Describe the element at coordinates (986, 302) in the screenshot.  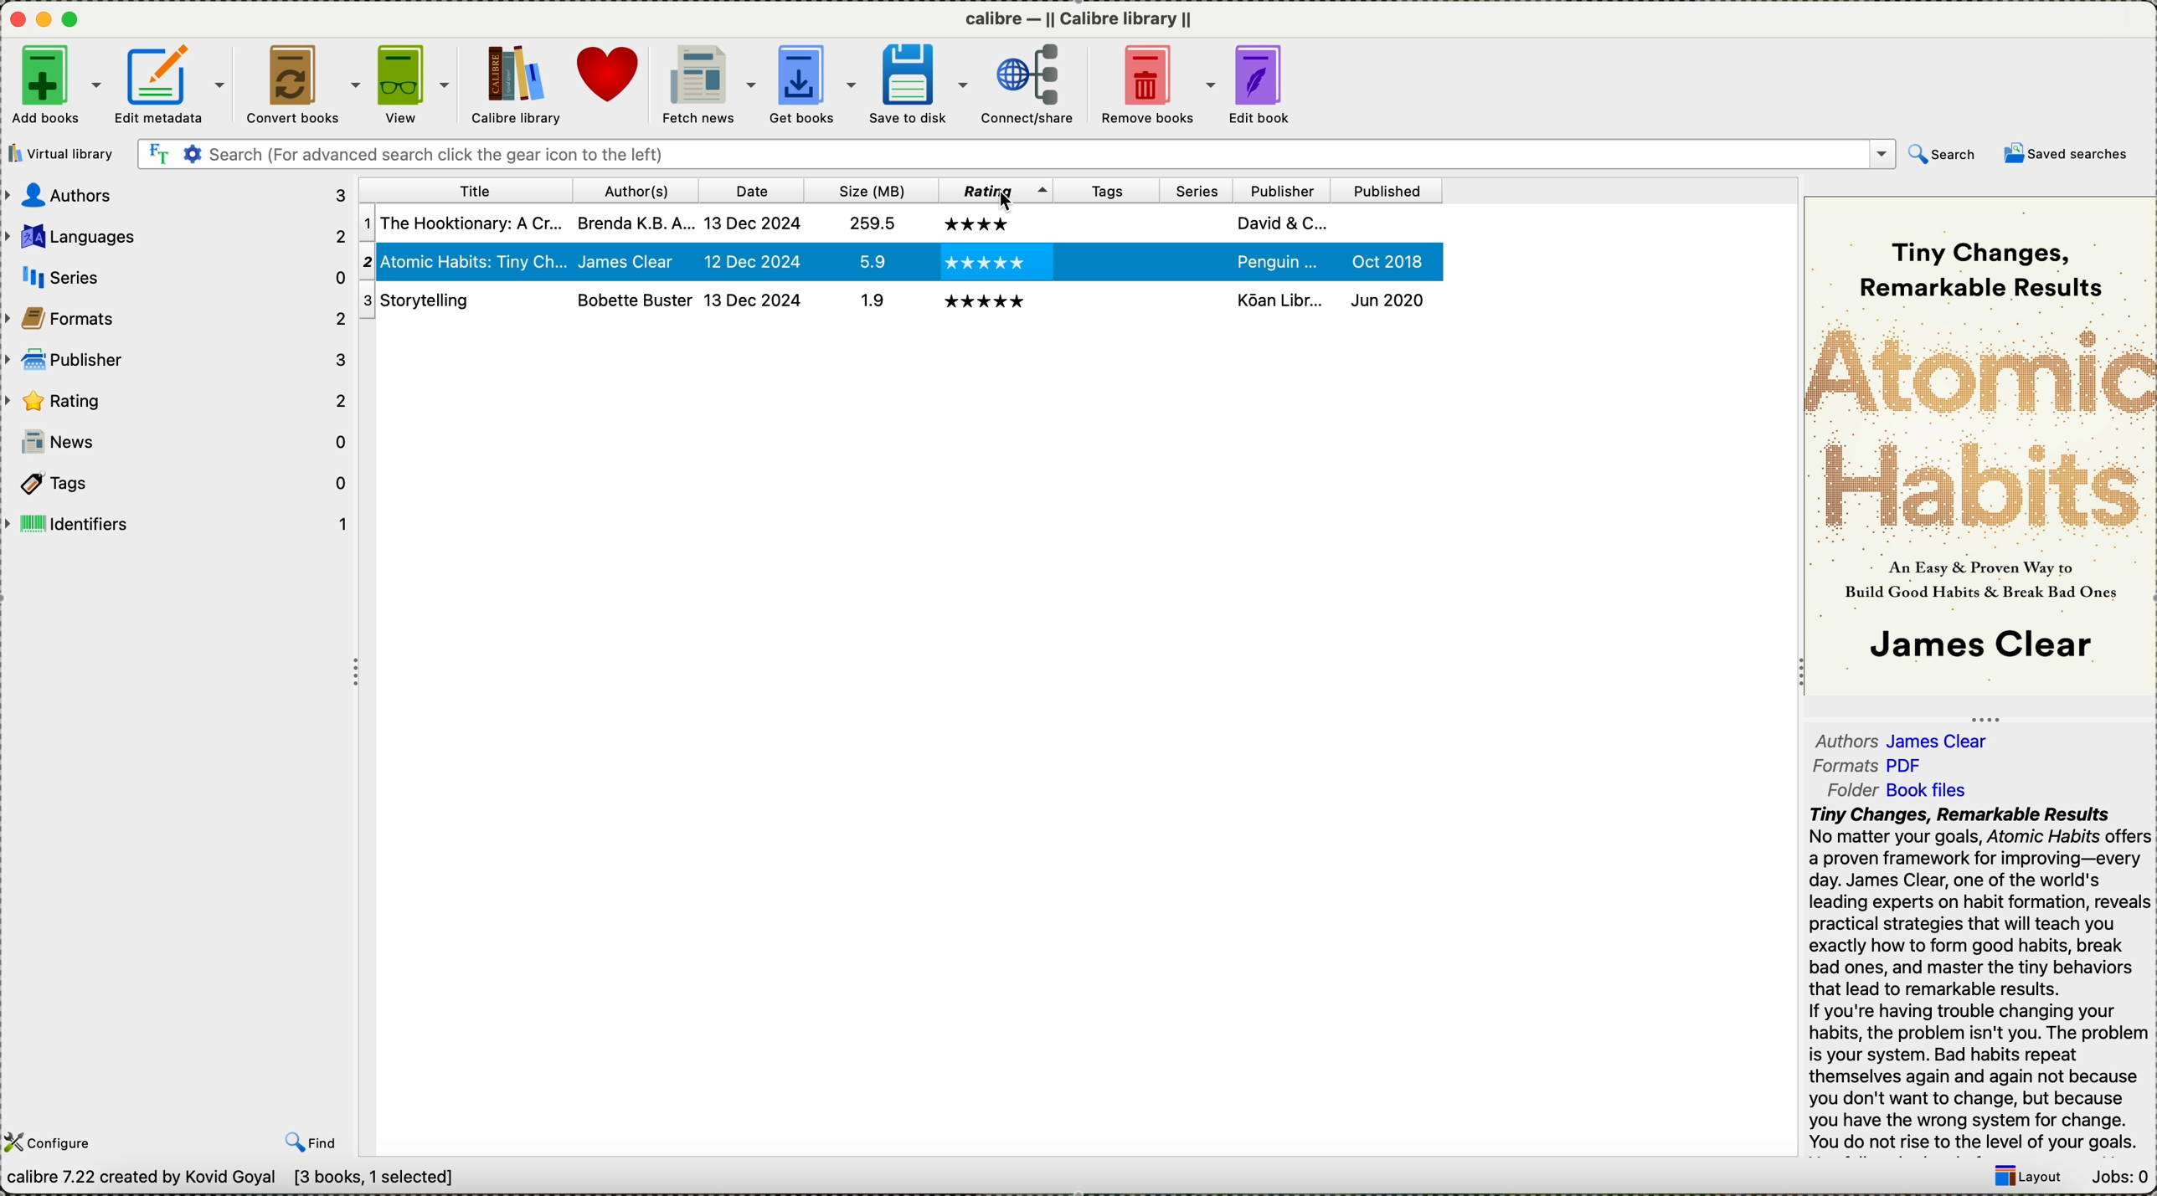
I see `5 star` at that location.